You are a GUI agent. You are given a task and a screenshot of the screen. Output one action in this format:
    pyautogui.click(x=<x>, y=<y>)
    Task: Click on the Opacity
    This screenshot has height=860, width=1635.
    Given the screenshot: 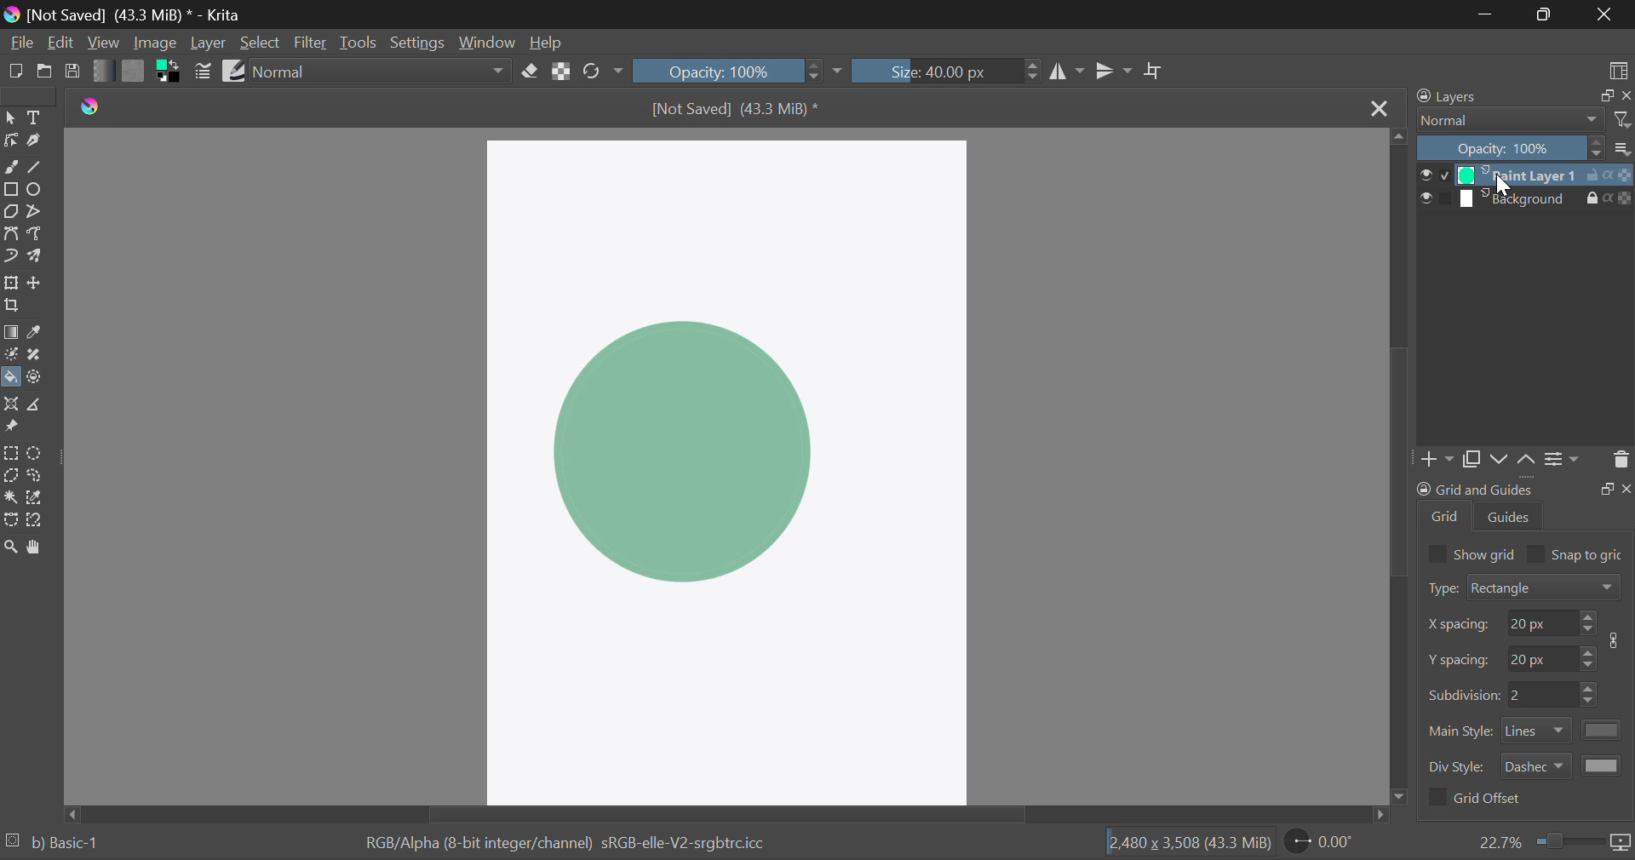 What is the action you would take?
    pyautogui.click(x=1526, y=149)
    